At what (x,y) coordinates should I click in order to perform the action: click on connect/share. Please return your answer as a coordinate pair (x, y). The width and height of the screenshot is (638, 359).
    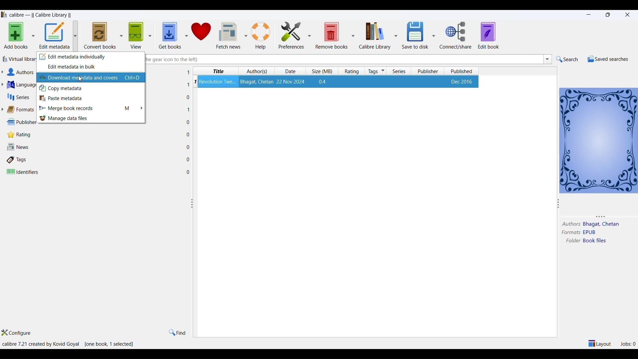
    Looking at the image, I should click on (456, 36).